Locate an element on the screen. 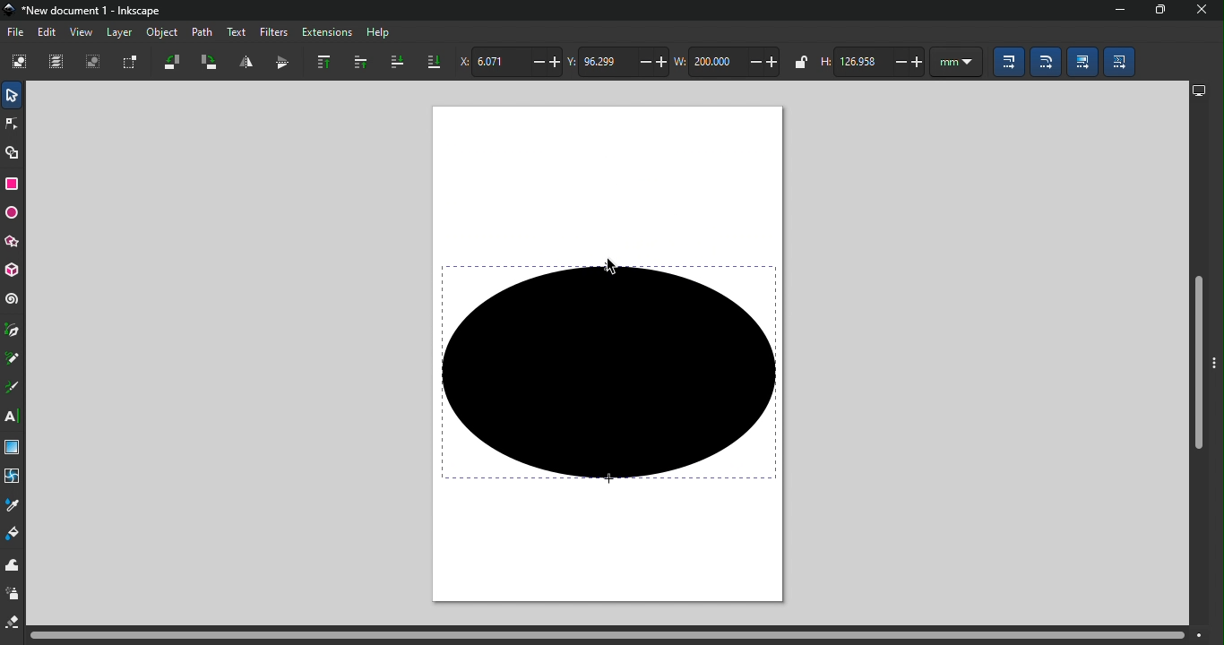 The image size is (1224, 645). Vertical coordinate of selection is located at coordinates (620, 62).